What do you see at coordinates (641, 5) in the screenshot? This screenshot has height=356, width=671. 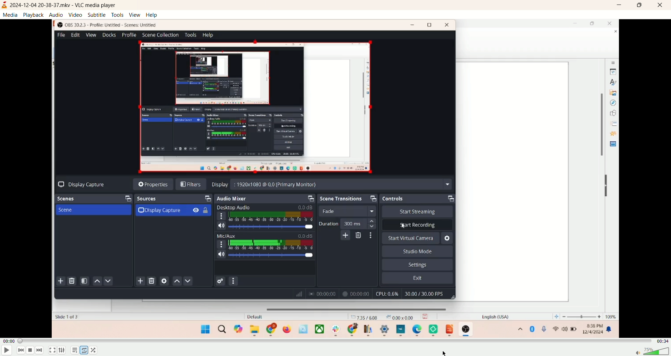 I see `maximize` at bounding box center [641, 5].